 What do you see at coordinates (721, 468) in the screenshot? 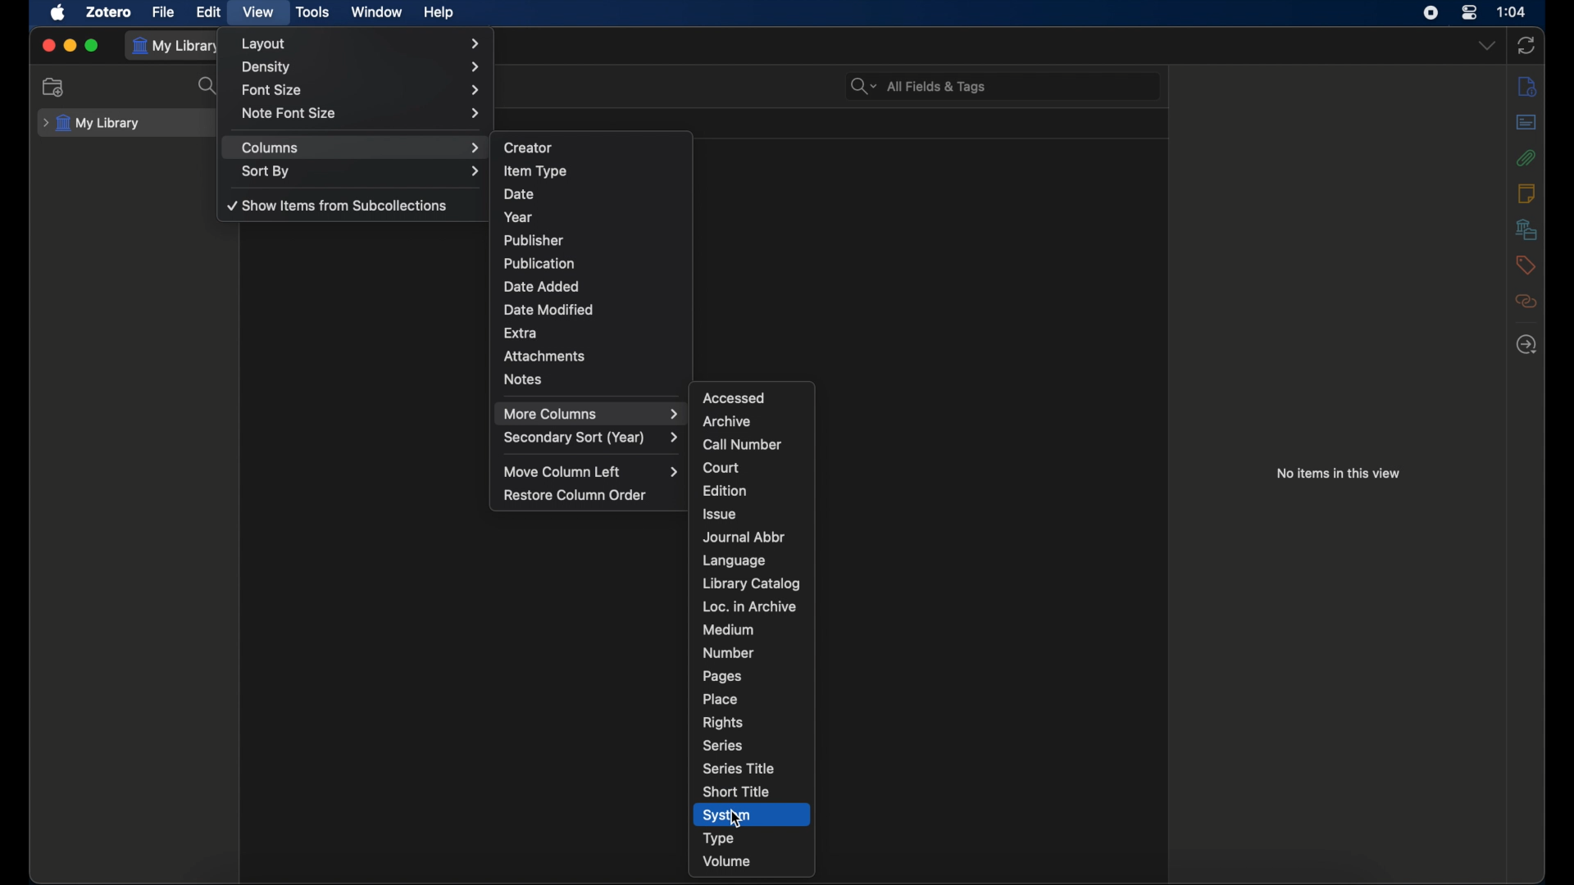
I see `court` at bounding box center [721, 468].